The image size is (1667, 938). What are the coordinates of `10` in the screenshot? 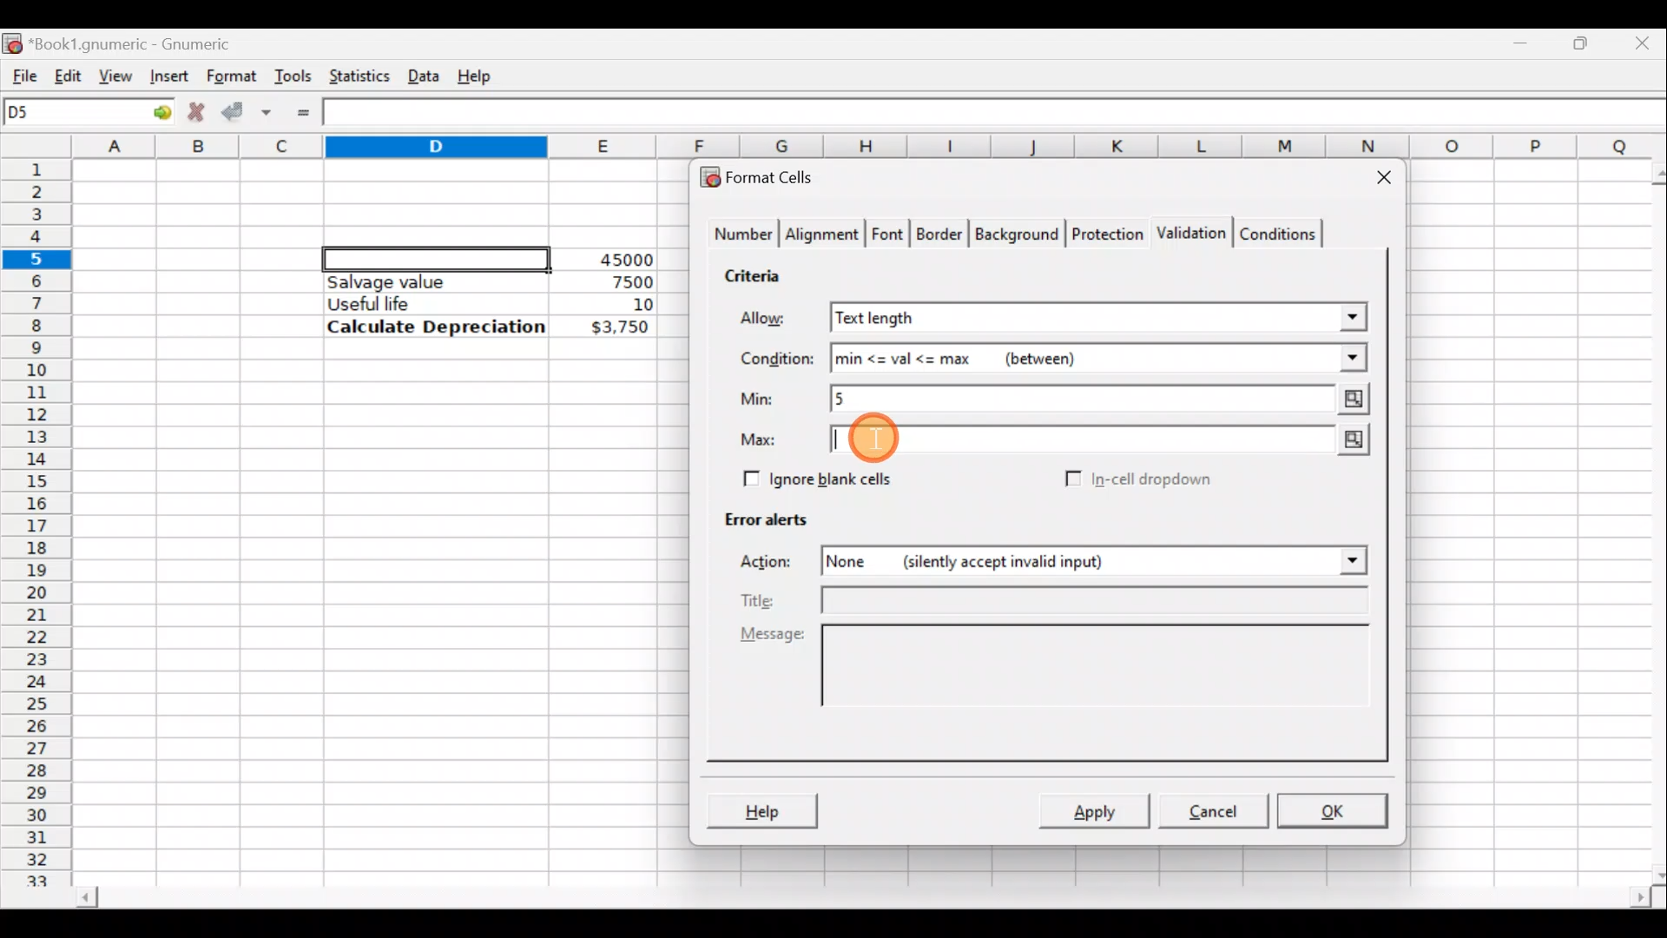 It's located at (622, 305).